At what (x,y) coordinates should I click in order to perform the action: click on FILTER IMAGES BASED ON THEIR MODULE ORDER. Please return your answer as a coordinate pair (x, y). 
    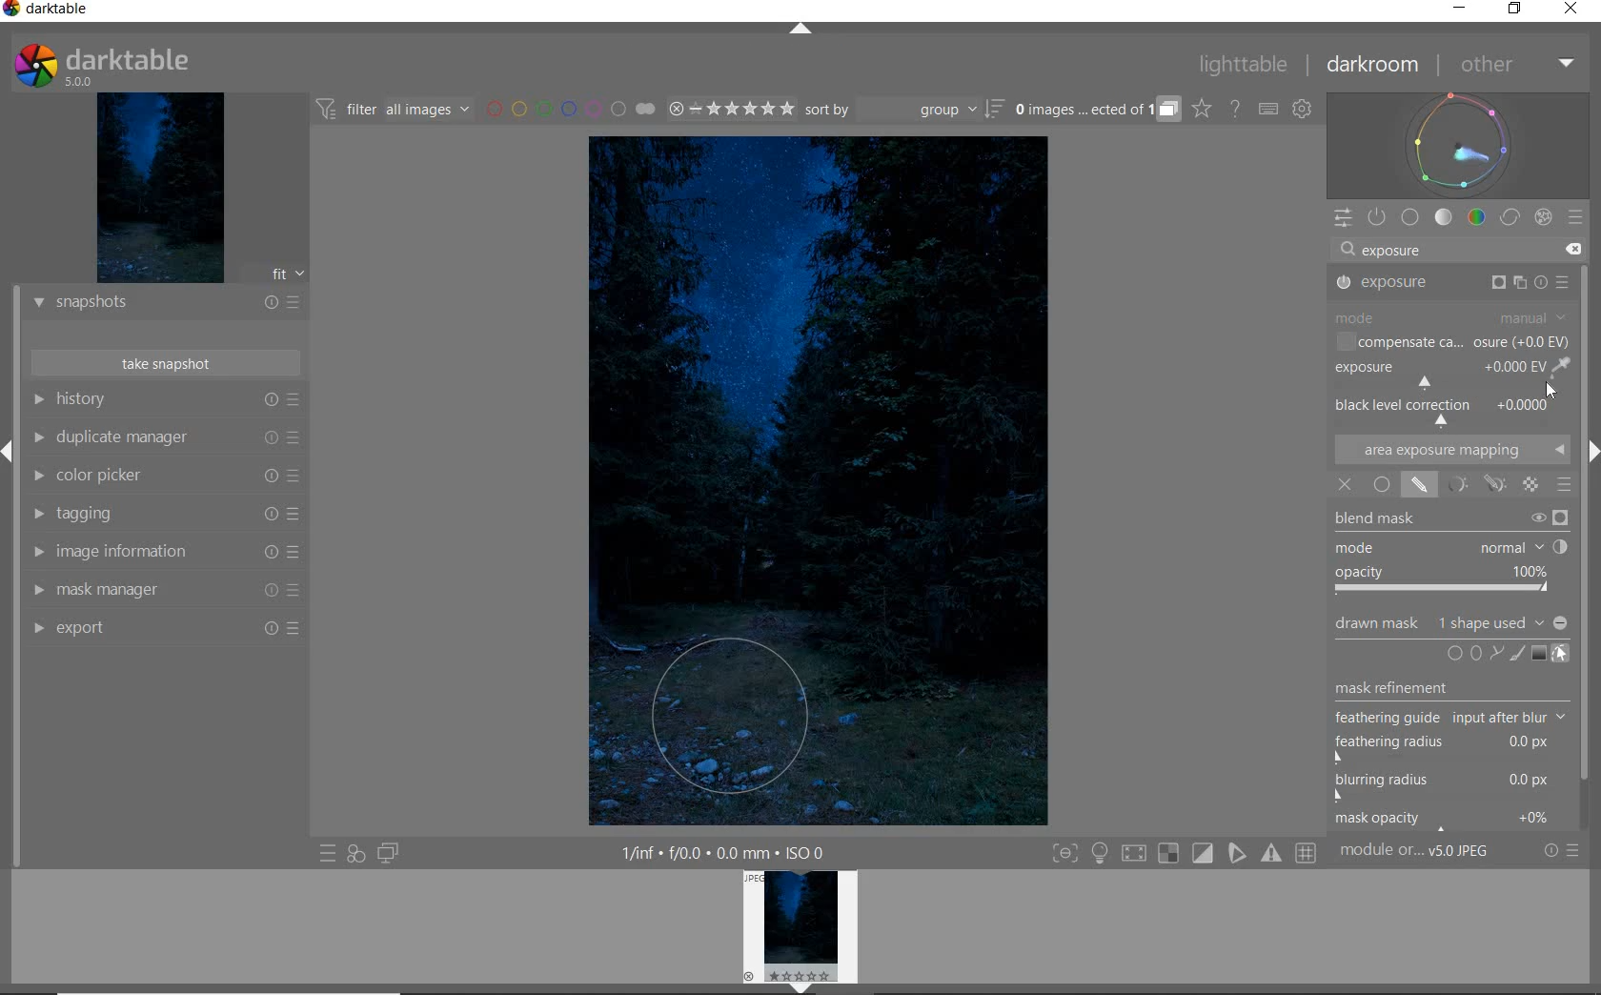
    Looking at the image, I should click on (395, 111).